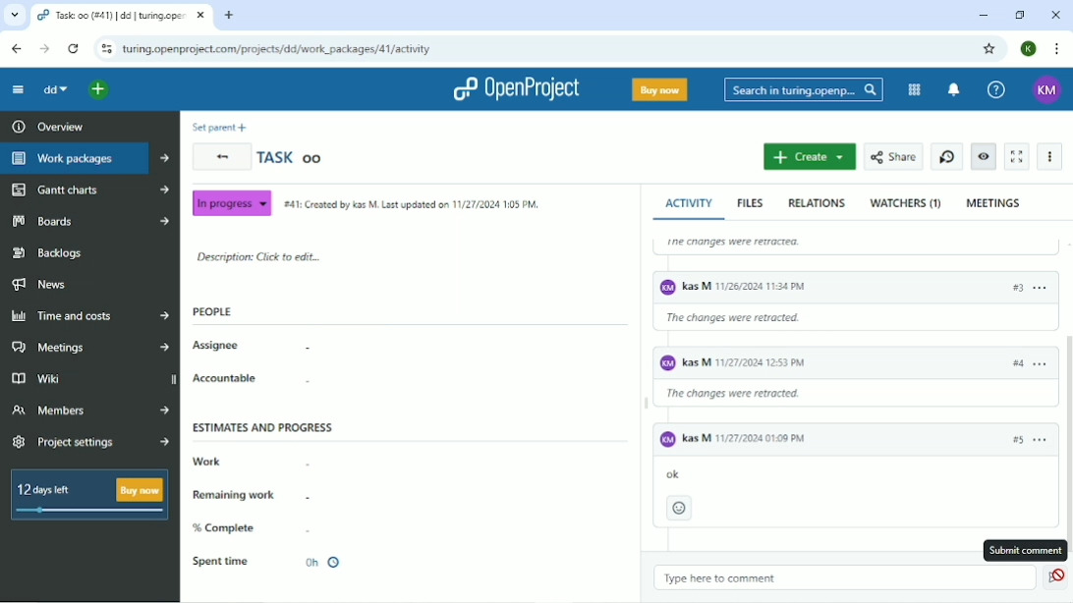 Image resolution: width=1073 pixels, height=603 pixels. I want to click on Members, so click(90, 409).